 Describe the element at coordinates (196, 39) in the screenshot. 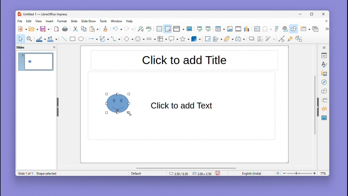

I see `Cuboid` at that location.